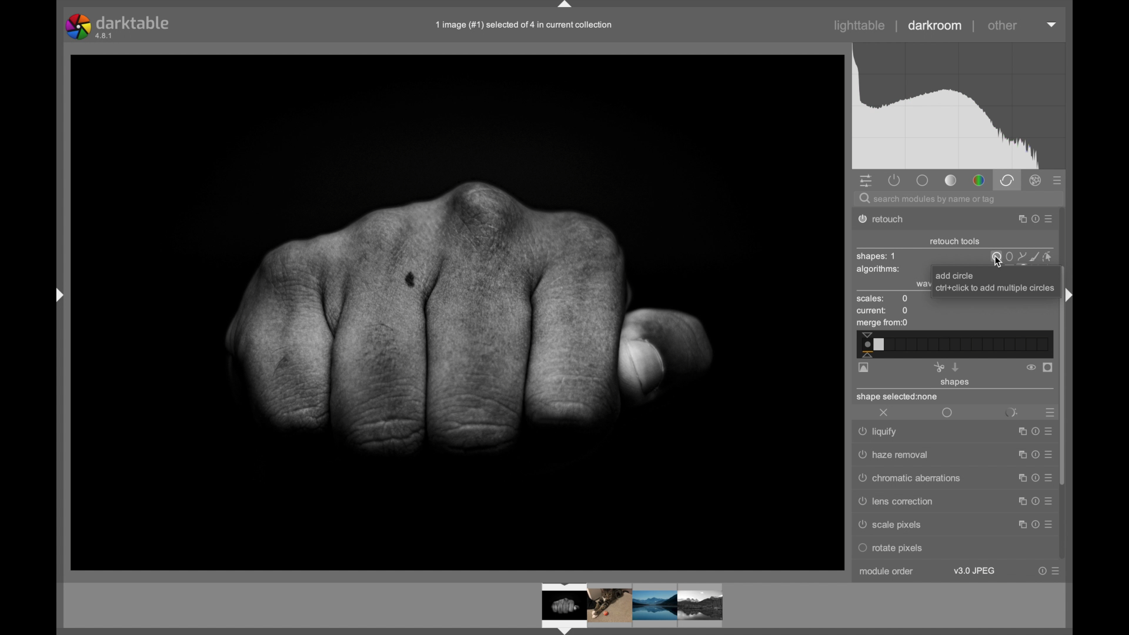  I want to click on help, so click(1033, 219).